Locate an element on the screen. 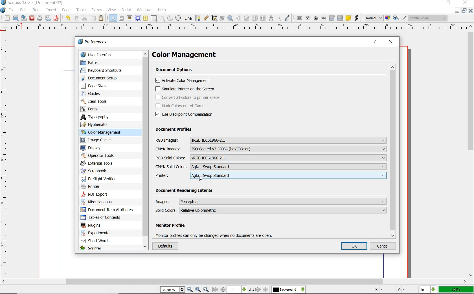 The height and width of the screenshot is (294, 474). pdf export is located at coordinates (105, 194).